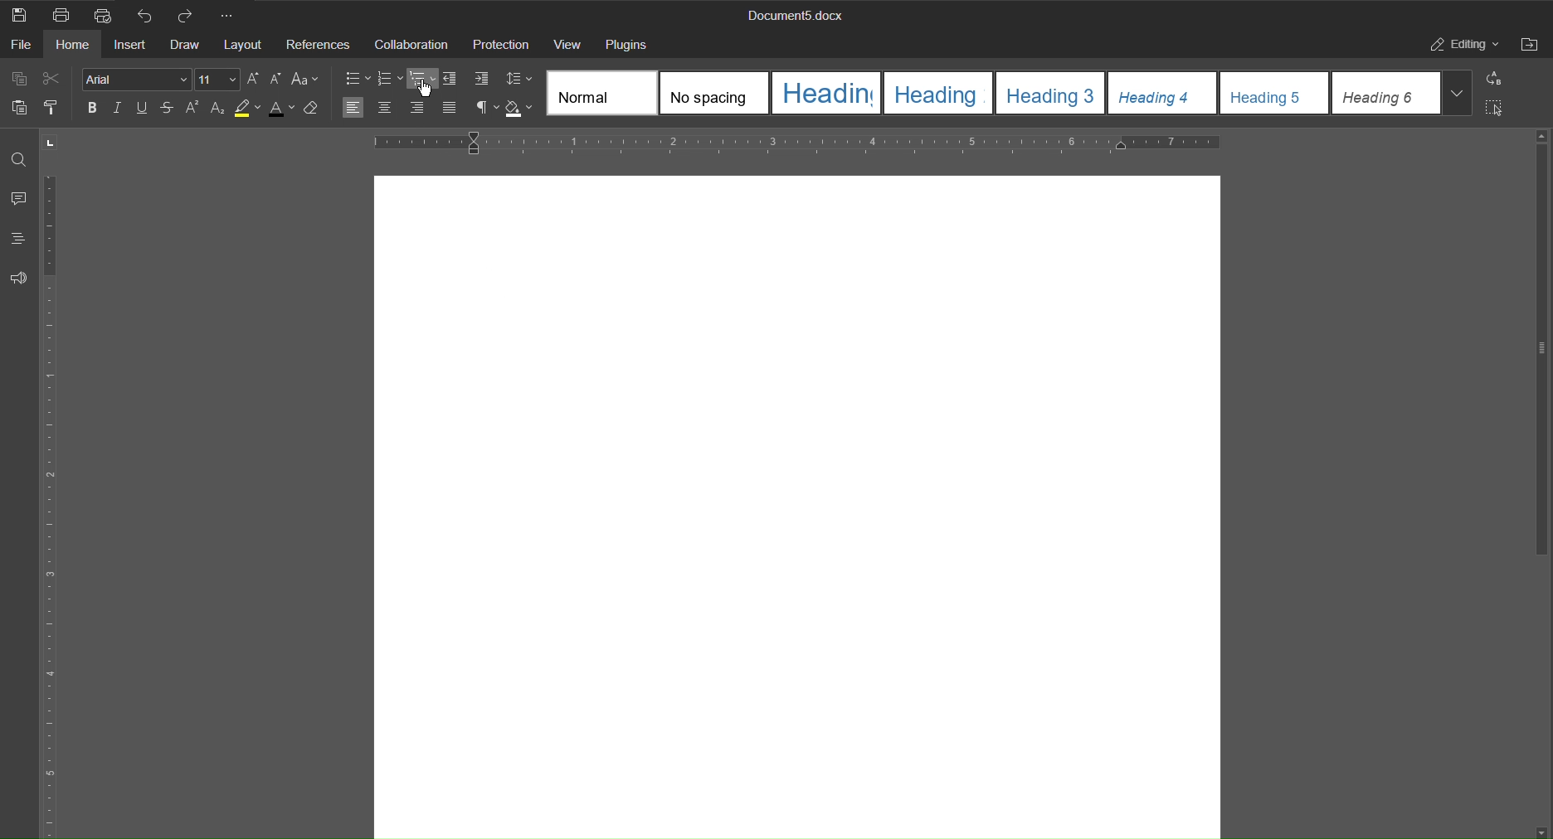  I want to click on Superscript, so click(194, 108).